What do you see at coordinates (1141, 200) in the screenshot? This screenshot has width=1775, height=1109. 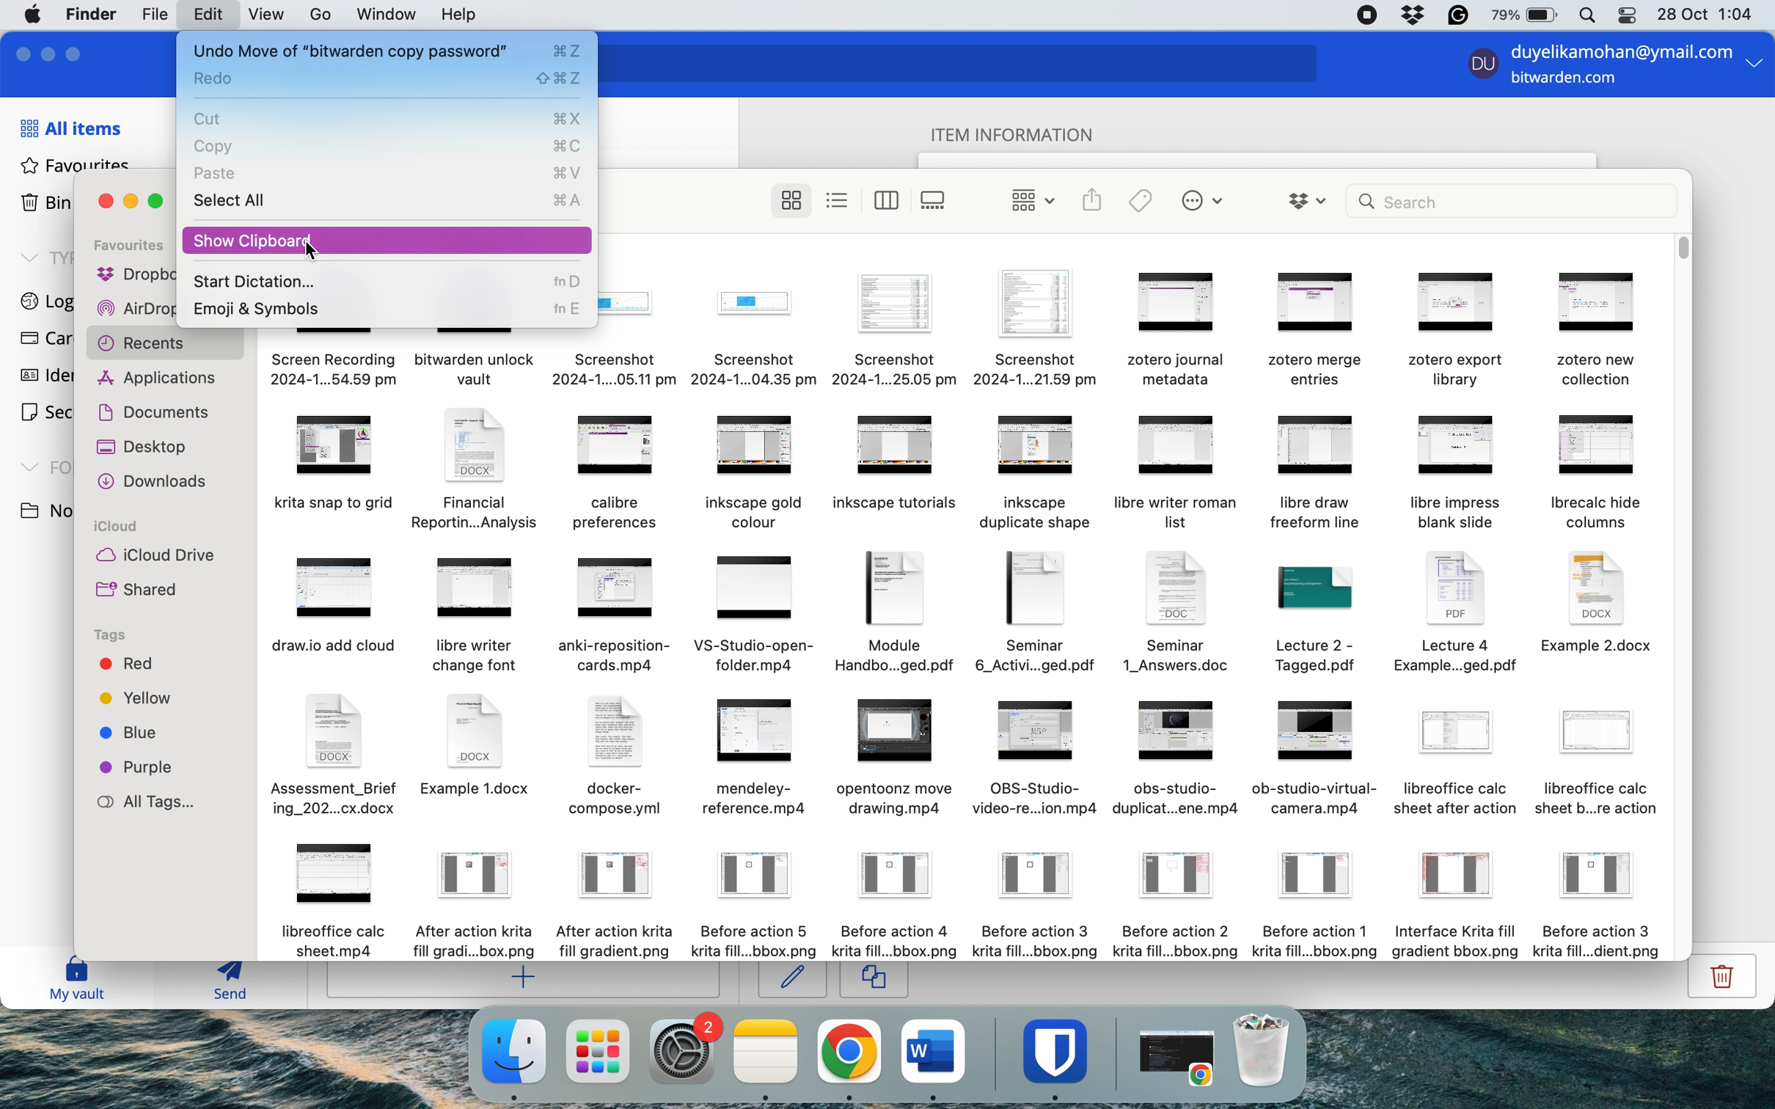 I see `edit tags` at bounding box center [1141, 200].